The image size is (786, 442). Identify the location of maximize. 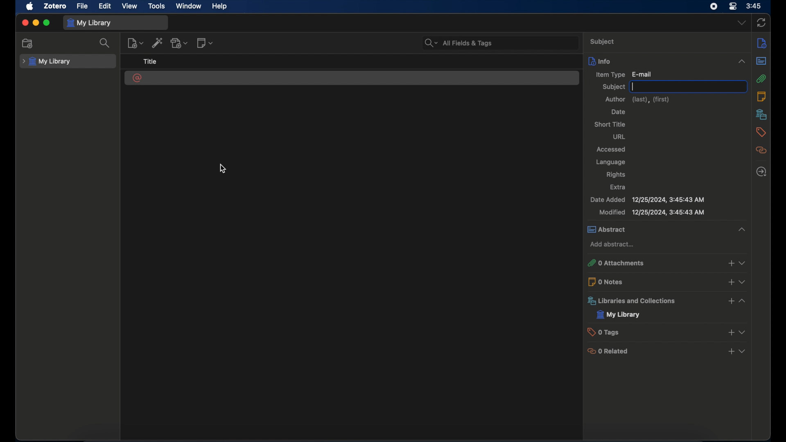
(47, 23).